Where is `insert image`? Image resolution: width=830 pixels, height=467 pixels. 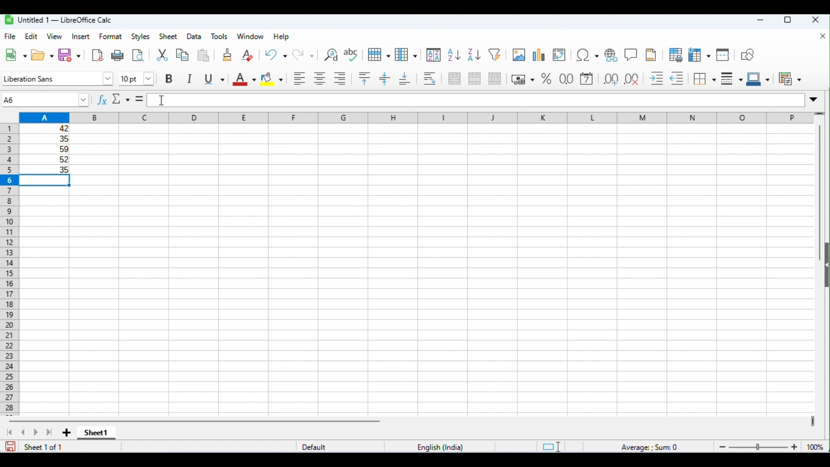 insert image is located at coordinates (518, 55).